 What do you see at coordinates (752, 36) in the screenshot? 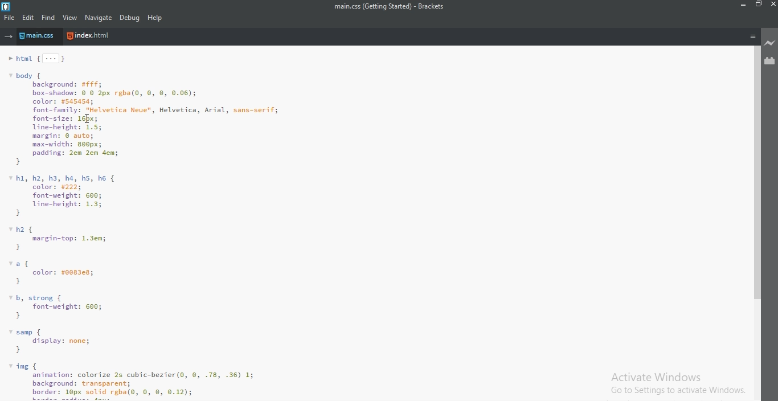
I see `menu` at bounding box center [752, 36].